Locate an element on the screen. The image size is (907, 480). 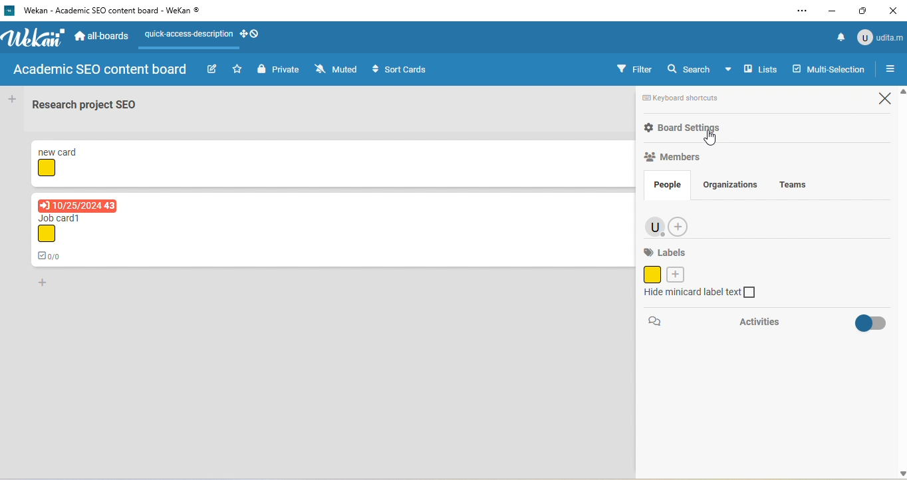
toggle on/off is located at coordinates (864, 325).